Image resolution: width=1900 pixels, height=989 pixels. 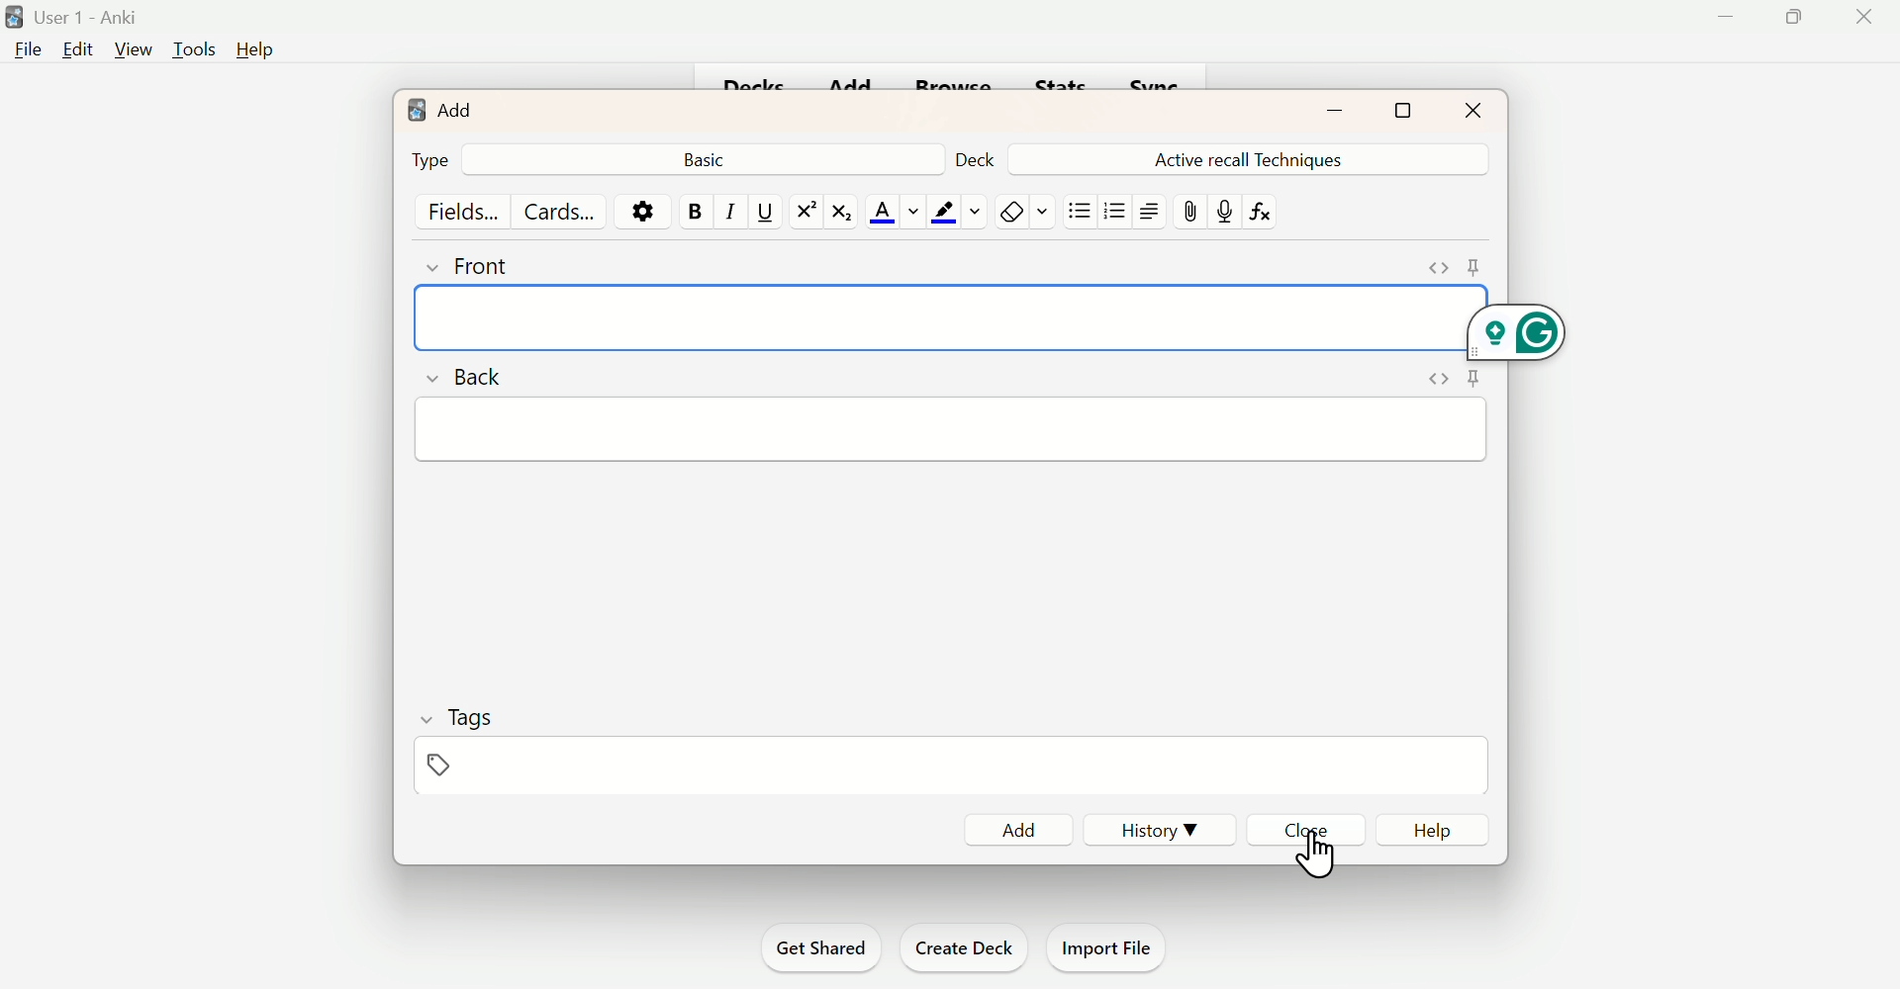 What do you see at coordinates (1316, 848) in the screenshot?
I see `cursor` at bounding box center [1316, 848].